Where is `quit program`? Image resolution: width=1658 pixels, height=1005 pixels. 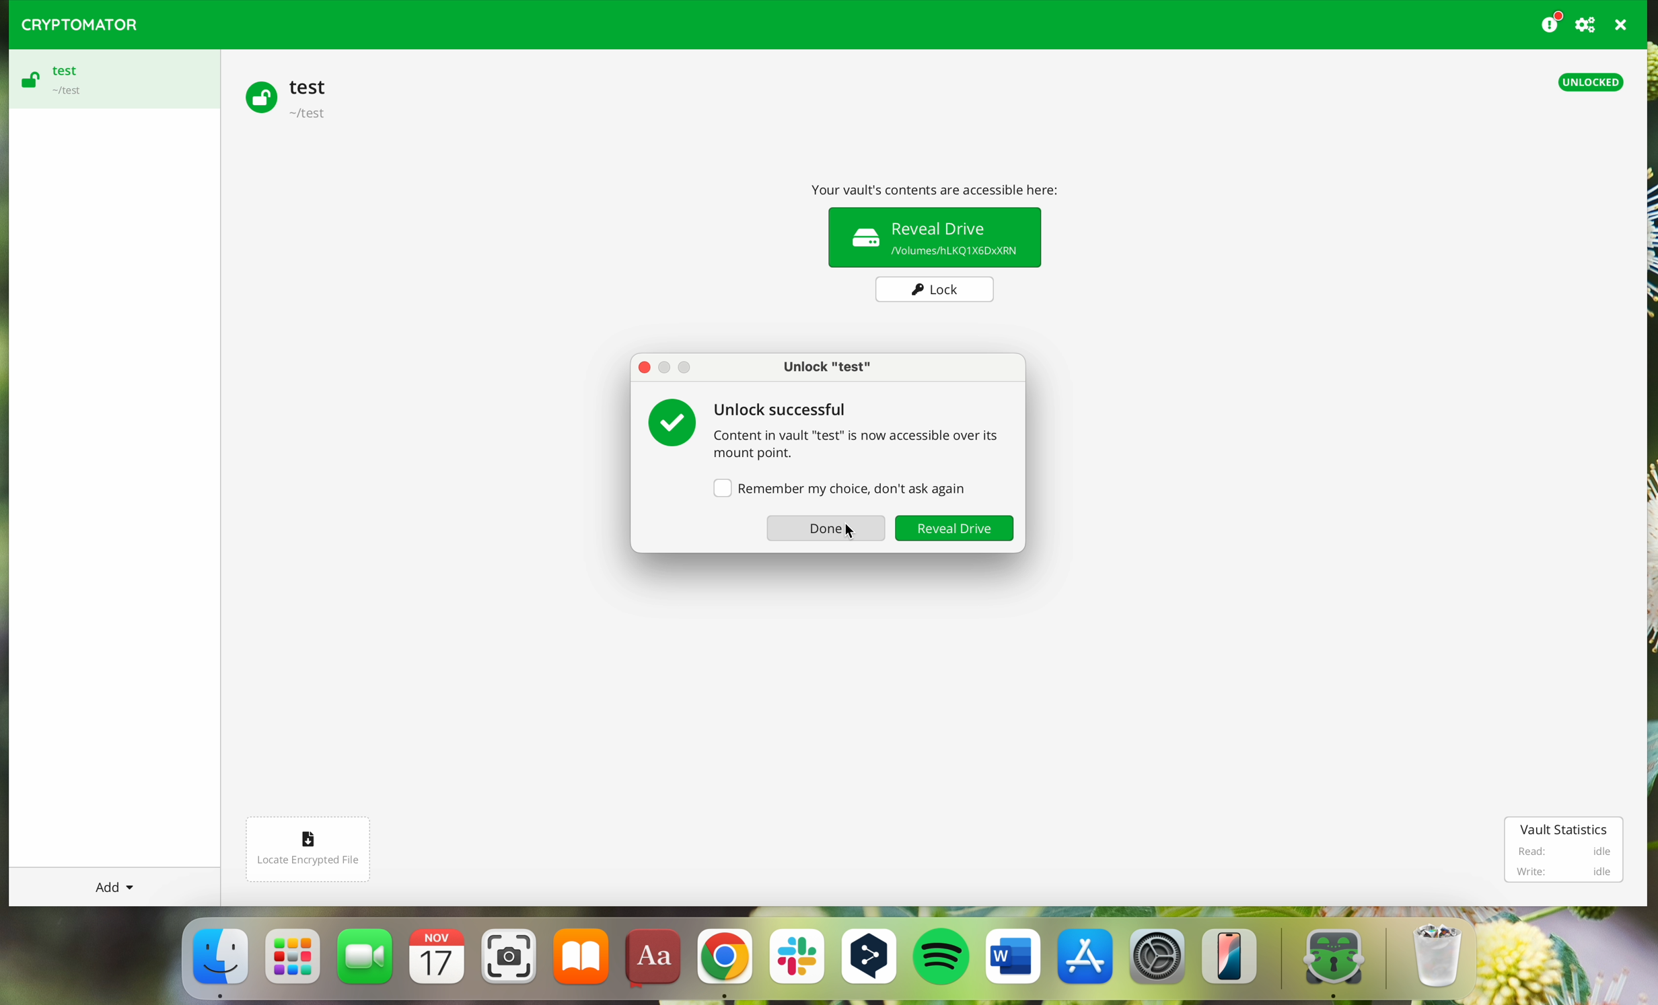
quit program is located at coordinates (1622, 25).